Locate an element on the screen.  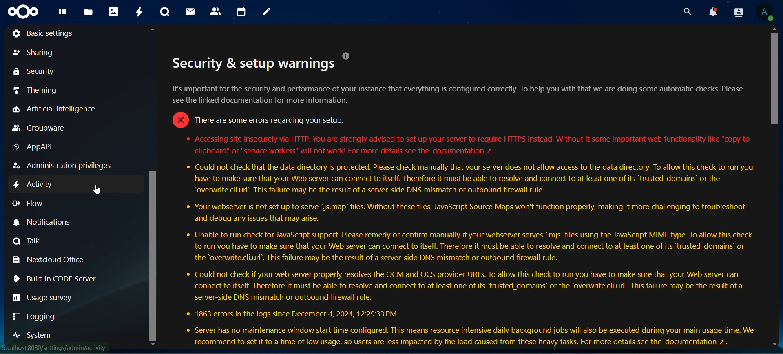
It's important for the security and performance of your instance that everything is configured correctly. To help you with that we are doing some automatic checks. Please
see the linked documentation for more information. is located at coordinates (447, 93).